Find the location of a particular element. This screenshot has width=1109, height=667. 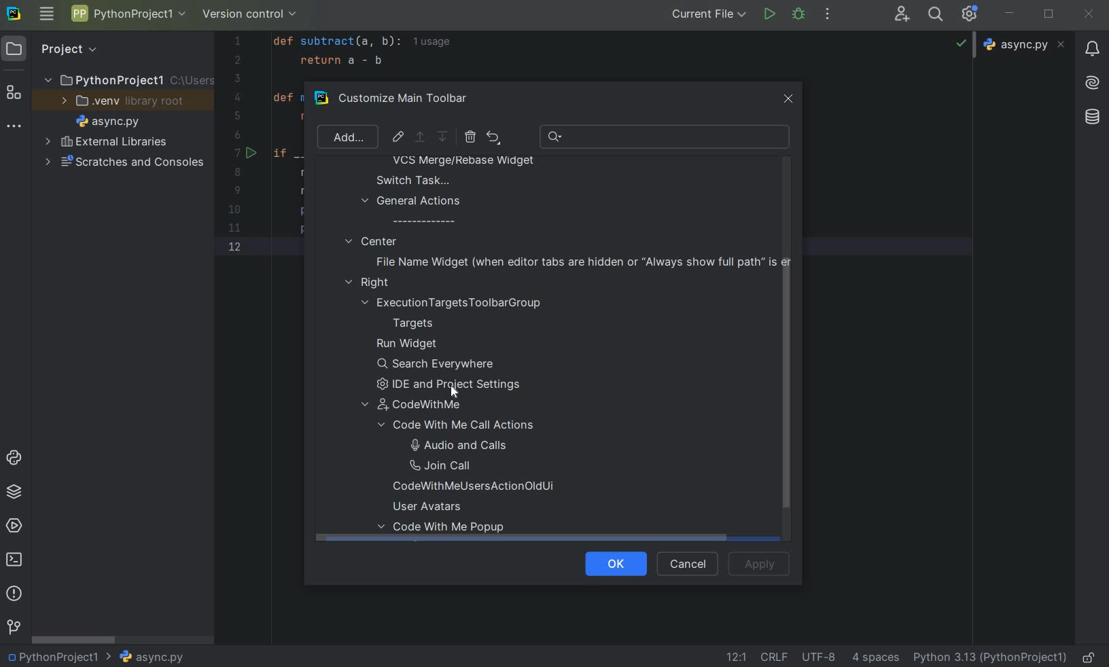

execution Targets Toolbar Group is located at coordinates (454, 303).